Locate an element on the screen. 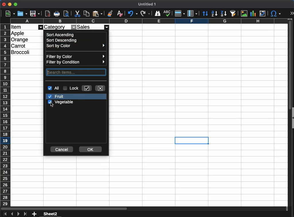 The width and height of the screenshot is (294, 217). broccoli is located at coordinates (21, 52).